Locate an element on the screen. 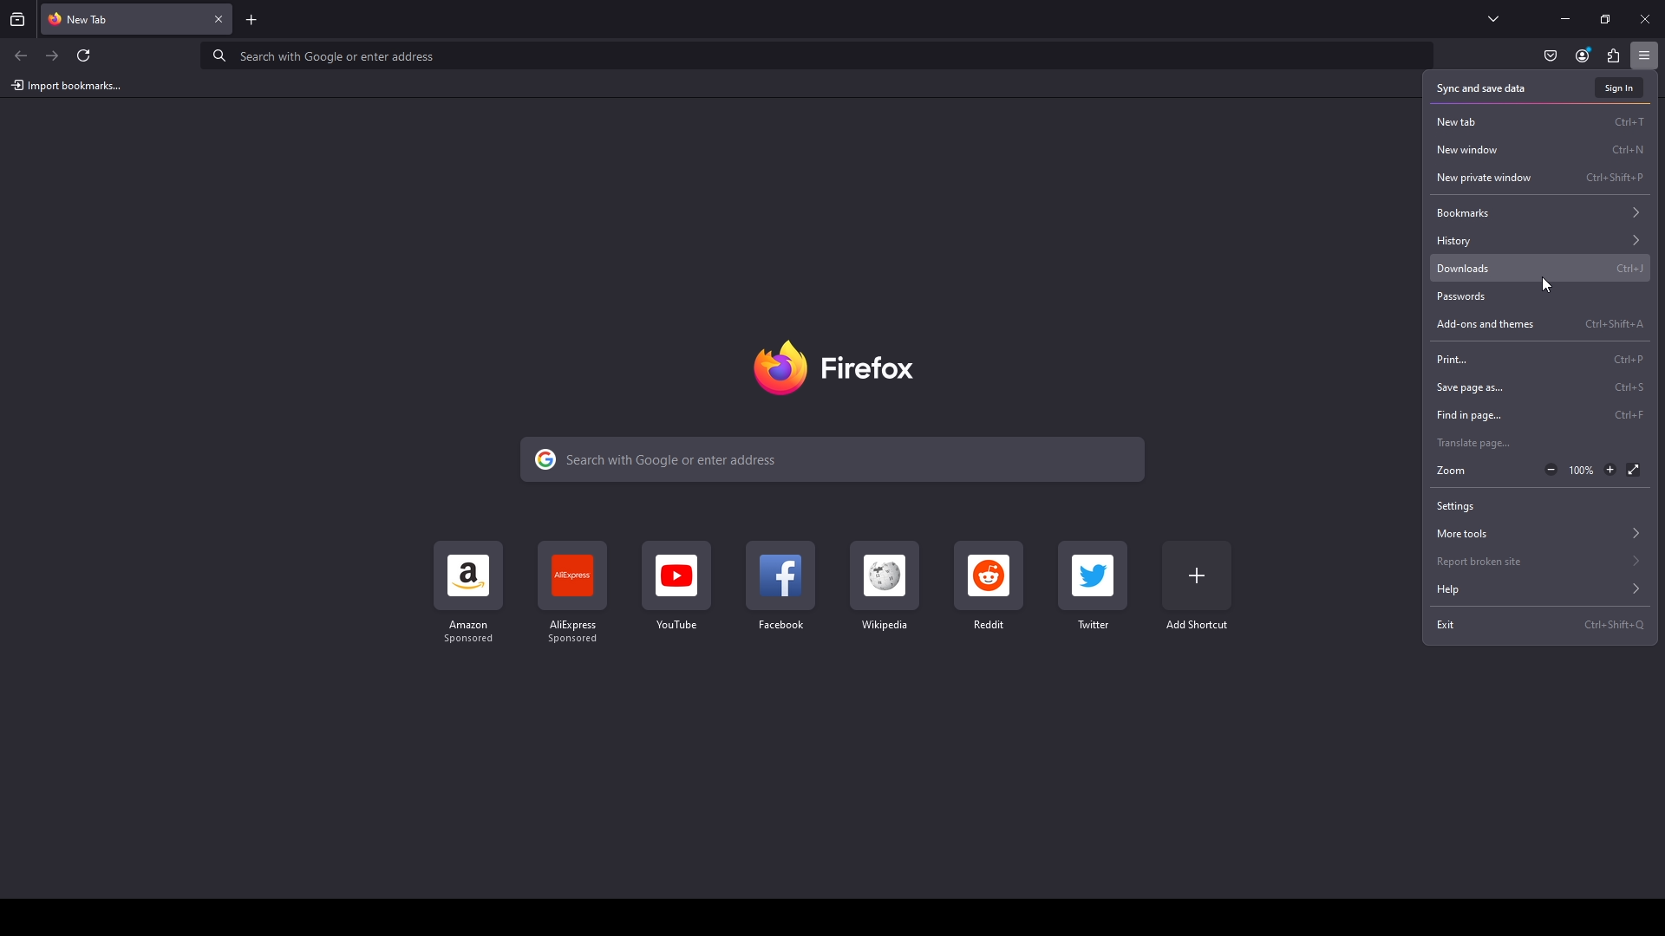  Account is located at coordinates (1583, 55).